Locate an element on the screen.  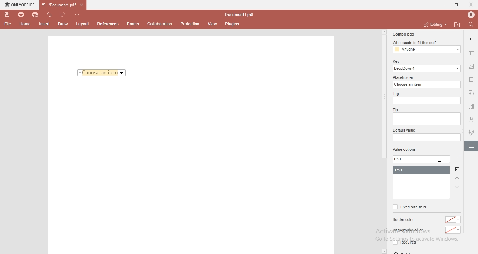
key is located at coordinates (396, 61).